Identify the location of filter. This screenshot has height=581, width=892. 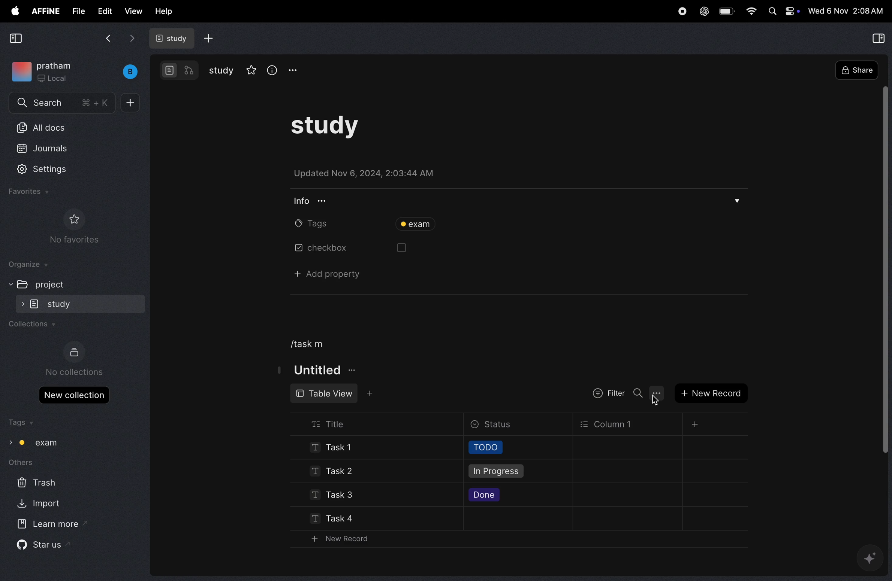
(606, 393).